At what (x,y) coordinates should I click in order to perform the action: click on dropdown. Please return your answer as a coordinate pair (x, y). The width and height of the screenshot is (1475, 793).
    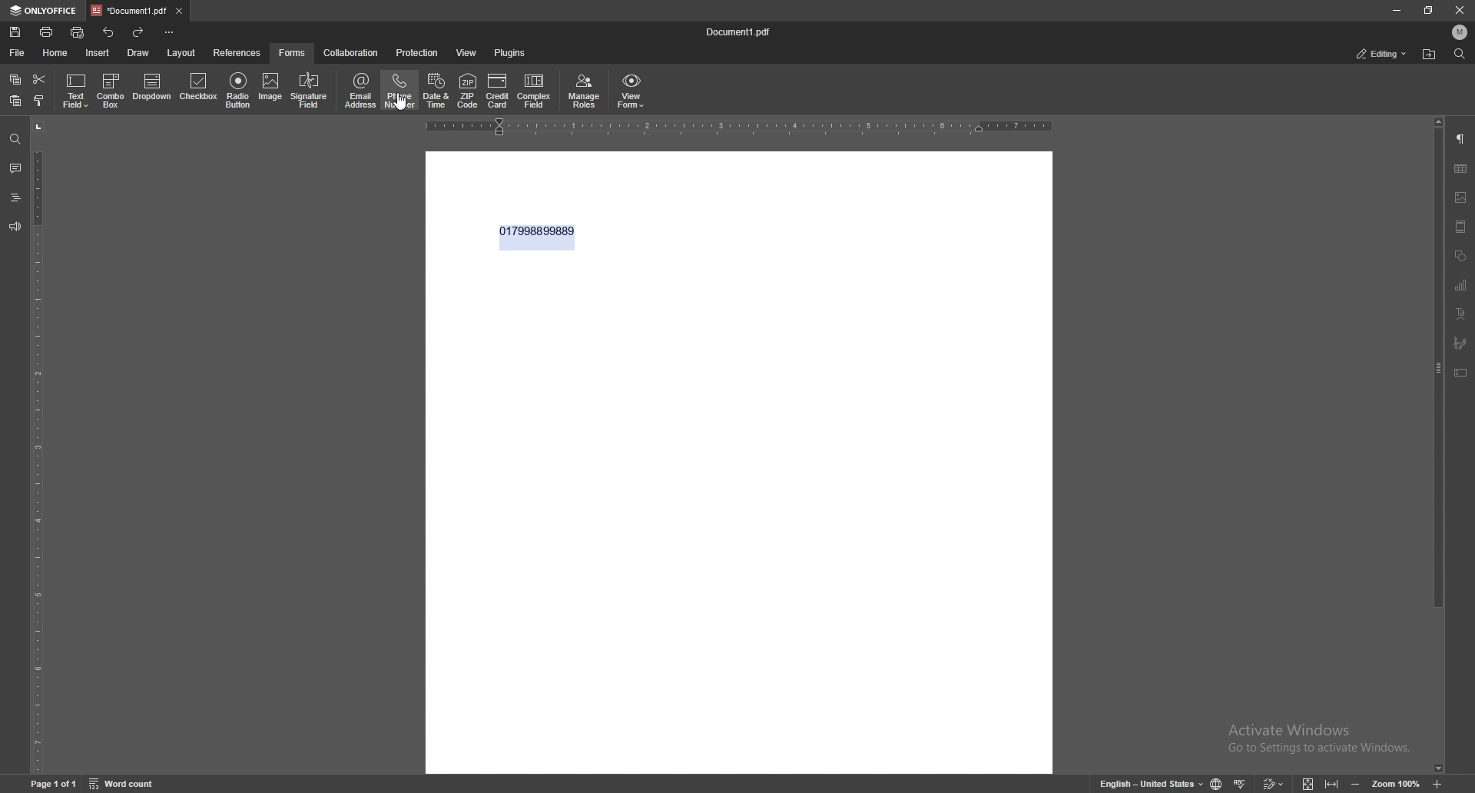
    Looking at the image, I should click on (153, 88).